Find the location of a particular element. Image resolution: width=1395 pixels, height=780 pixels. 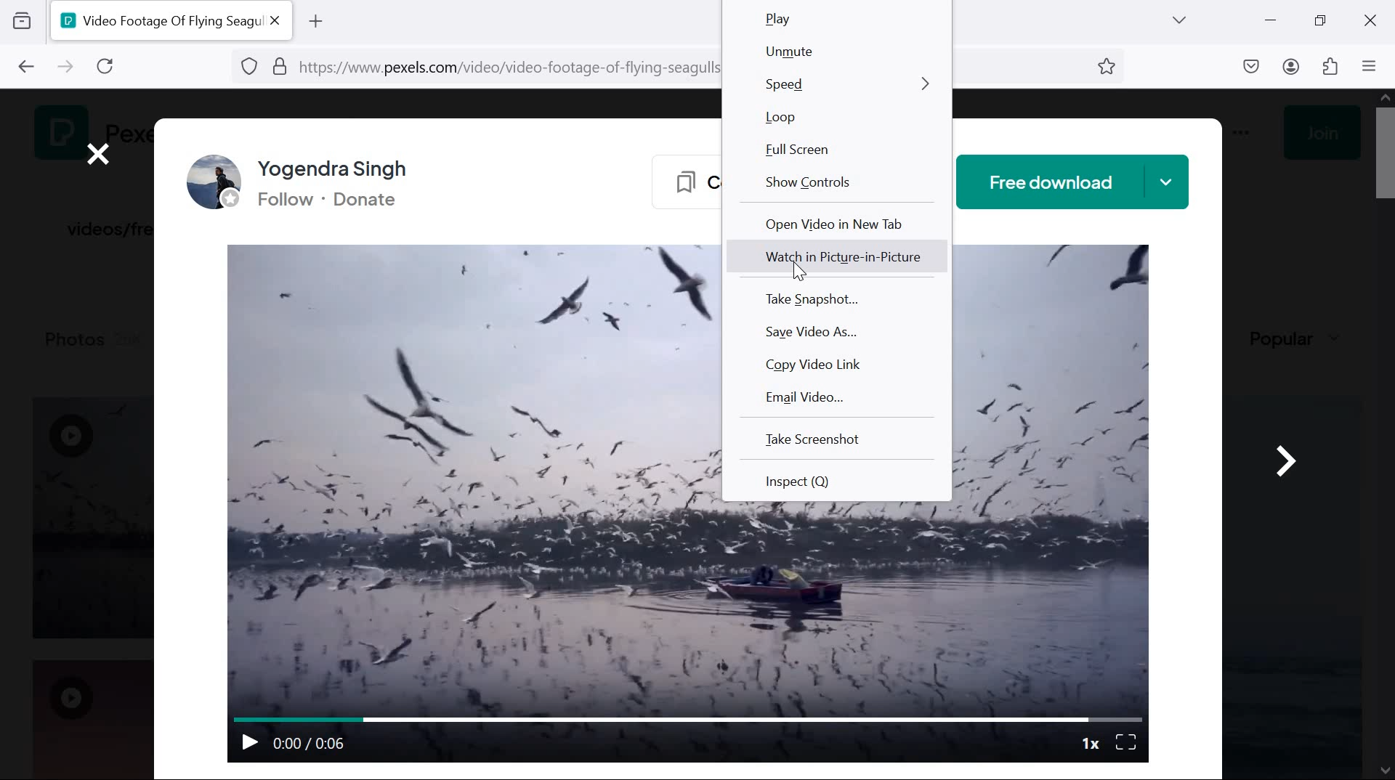

play is located at coordinates (246, 740).